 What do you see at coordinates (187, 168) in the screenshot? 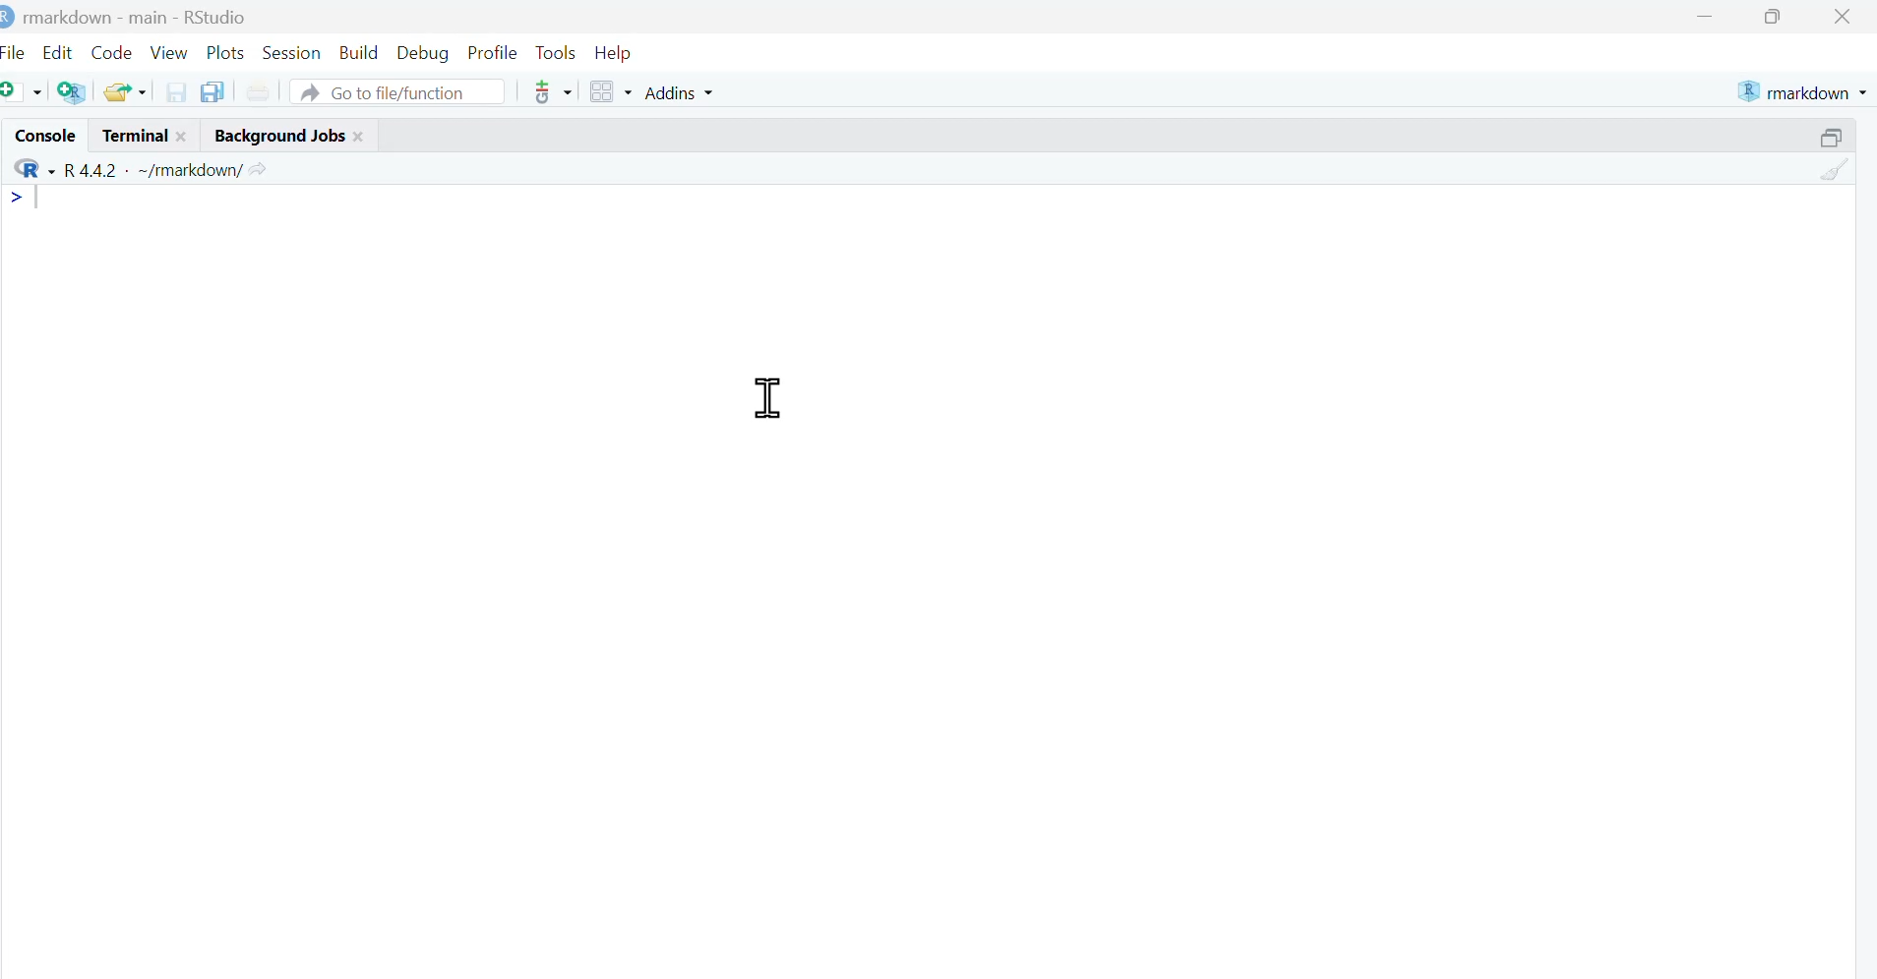
I see `~/markdown` at bounding box center [187, 168].